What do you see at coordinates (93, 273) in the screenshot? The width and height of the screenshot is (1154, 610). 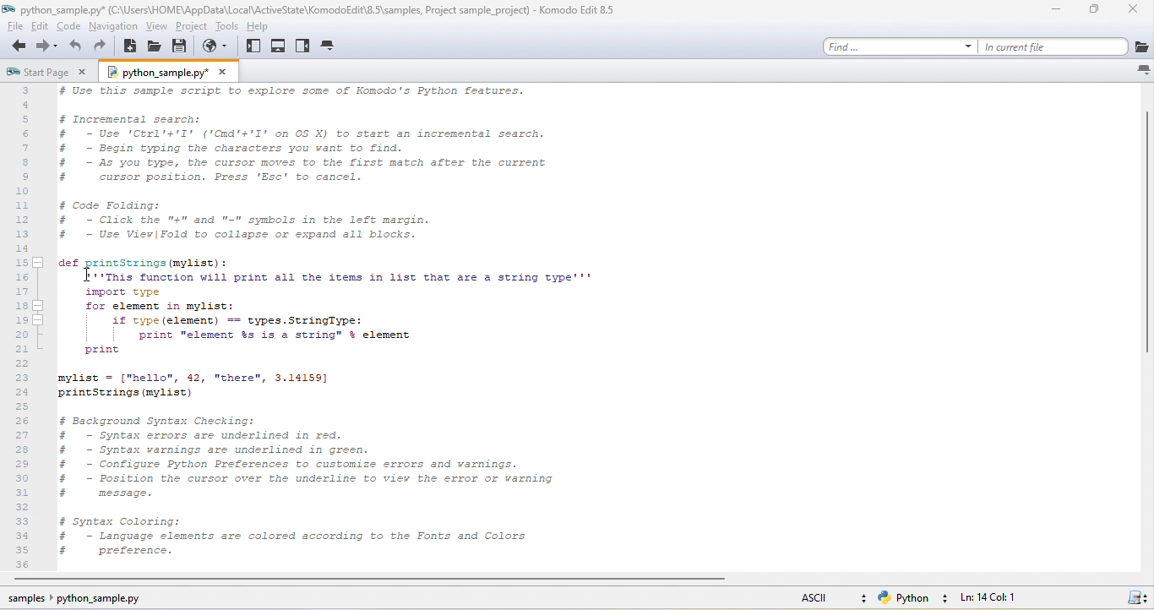 I see `cursor` at bounding box center [93, 273].